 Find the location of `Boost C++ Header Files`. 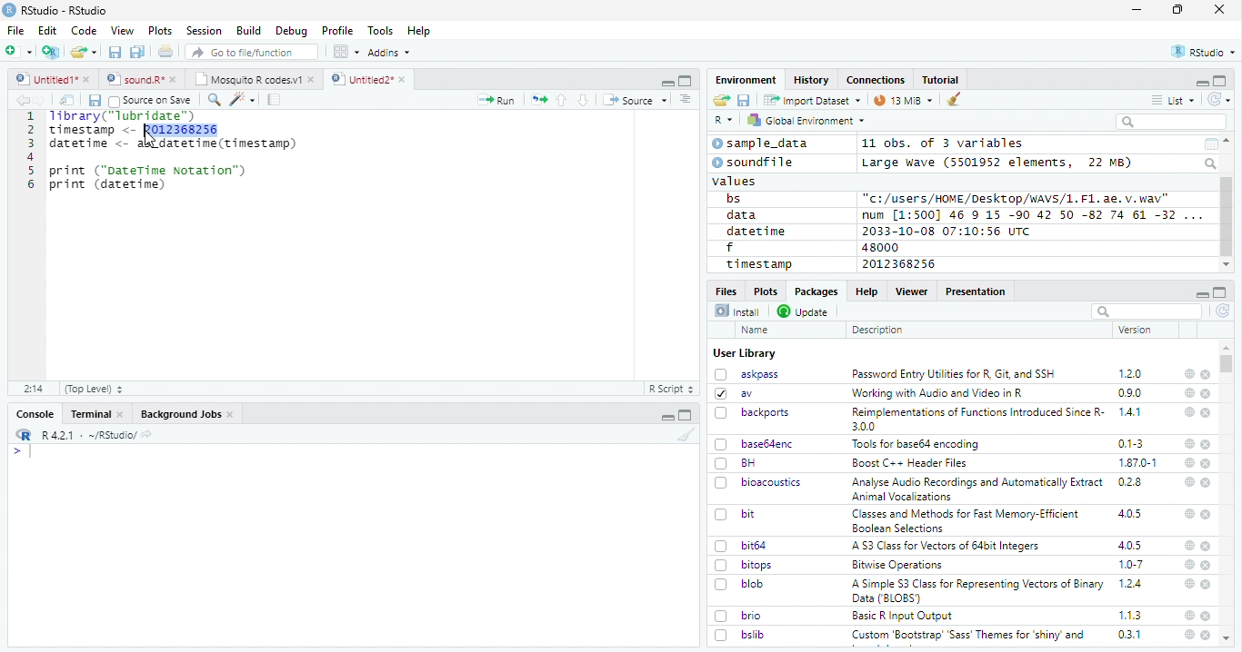

Boost C++ Header Files is located at coordinates (907, 464).